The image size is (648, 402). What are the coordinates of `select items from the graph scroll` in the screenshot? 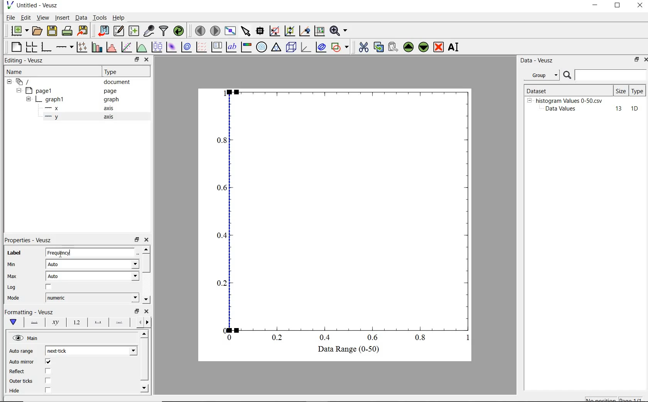 It's located at (246, 30).